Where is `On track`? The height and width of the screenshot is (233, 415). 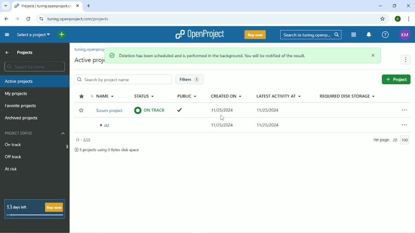
On track is located at coordinates (36, 145).